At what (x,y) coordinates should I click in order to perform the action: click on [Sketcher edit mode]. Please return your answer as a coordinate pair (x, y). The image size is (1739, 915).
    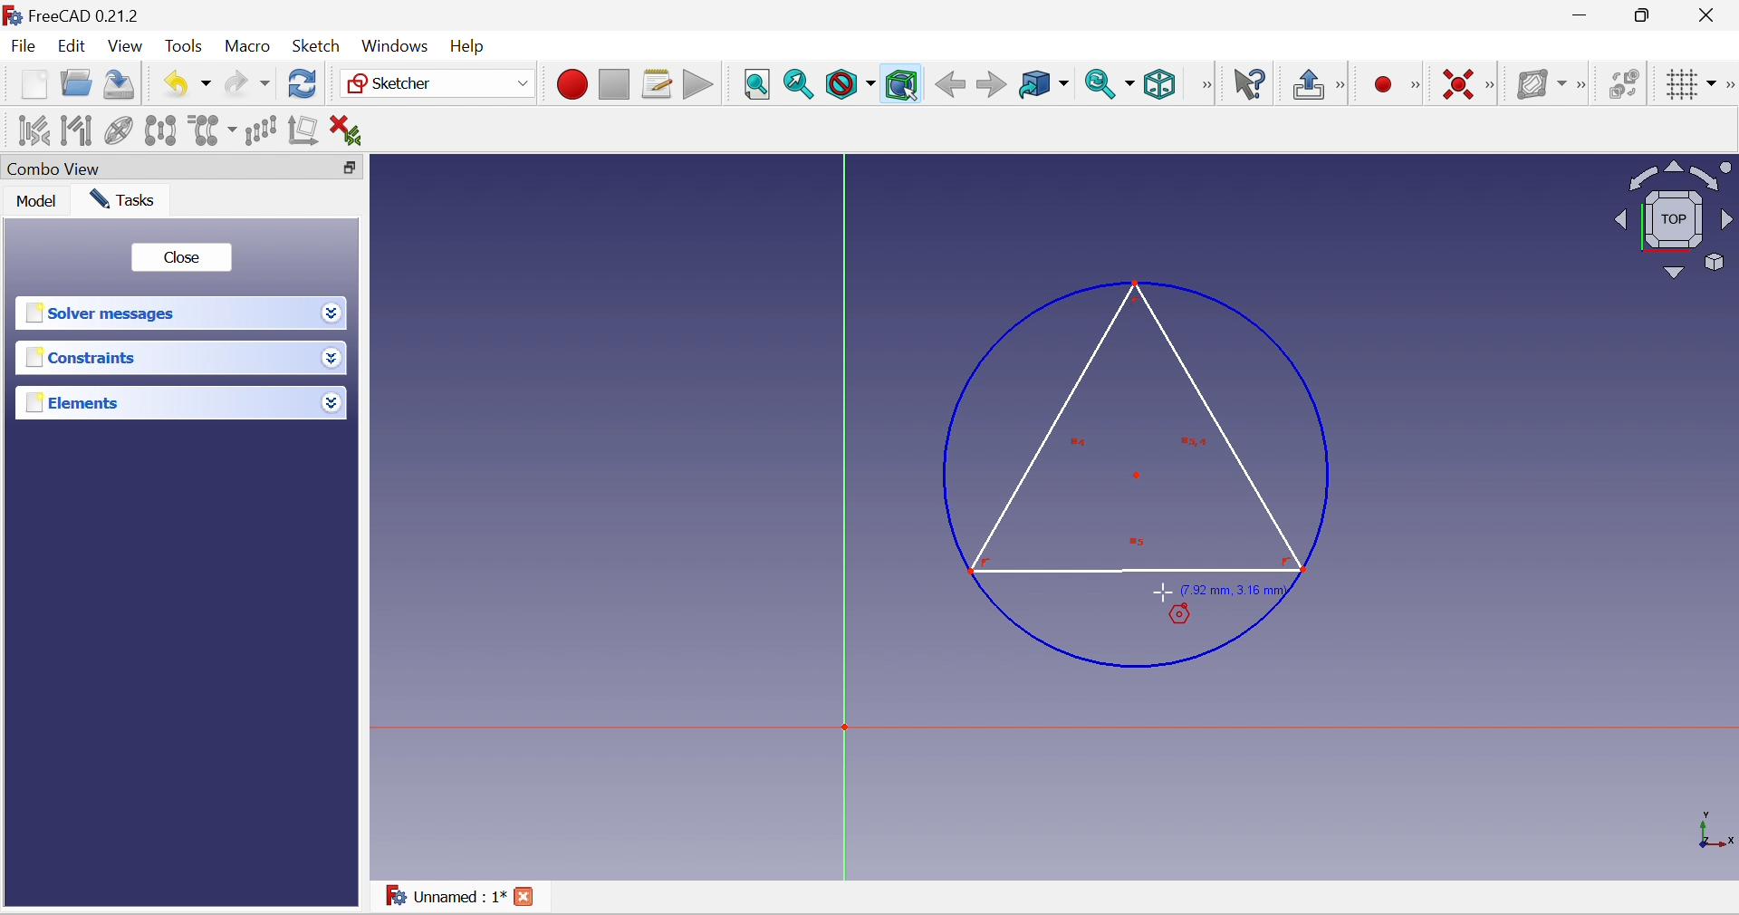
    Looking at the image, I should click on (1347, 86).